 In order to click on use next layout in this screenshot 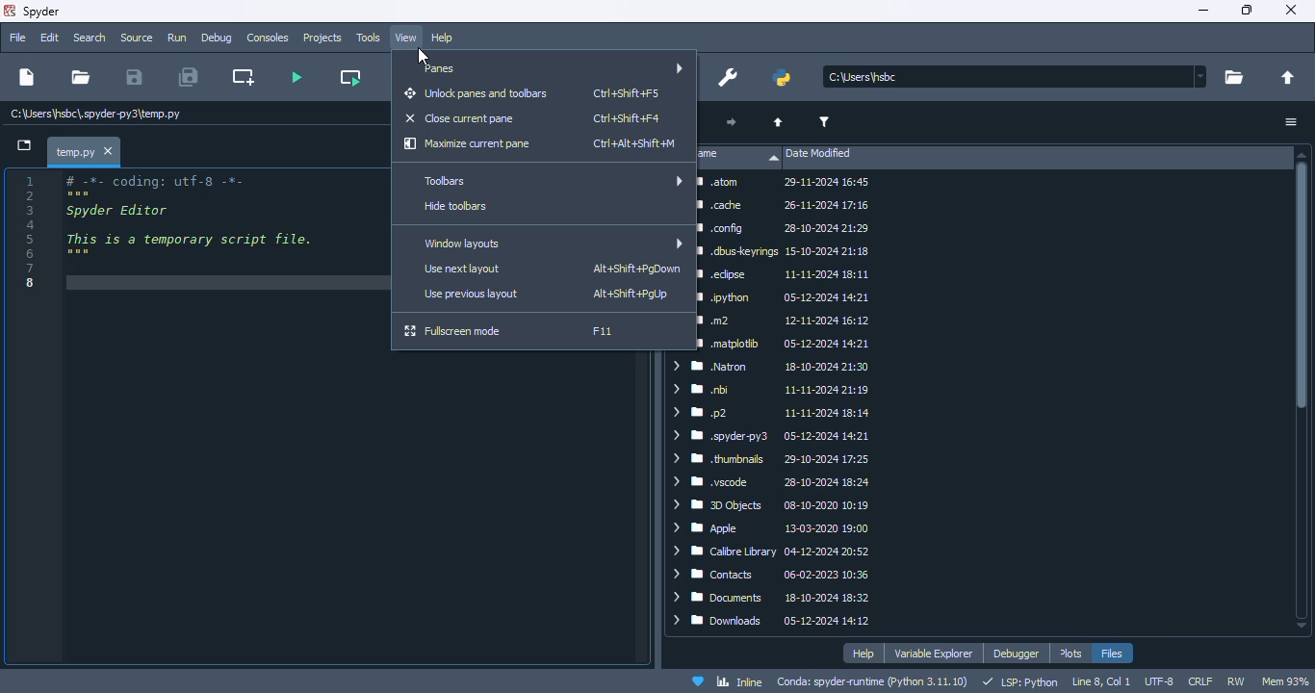, I will do `click(464, 269)`.